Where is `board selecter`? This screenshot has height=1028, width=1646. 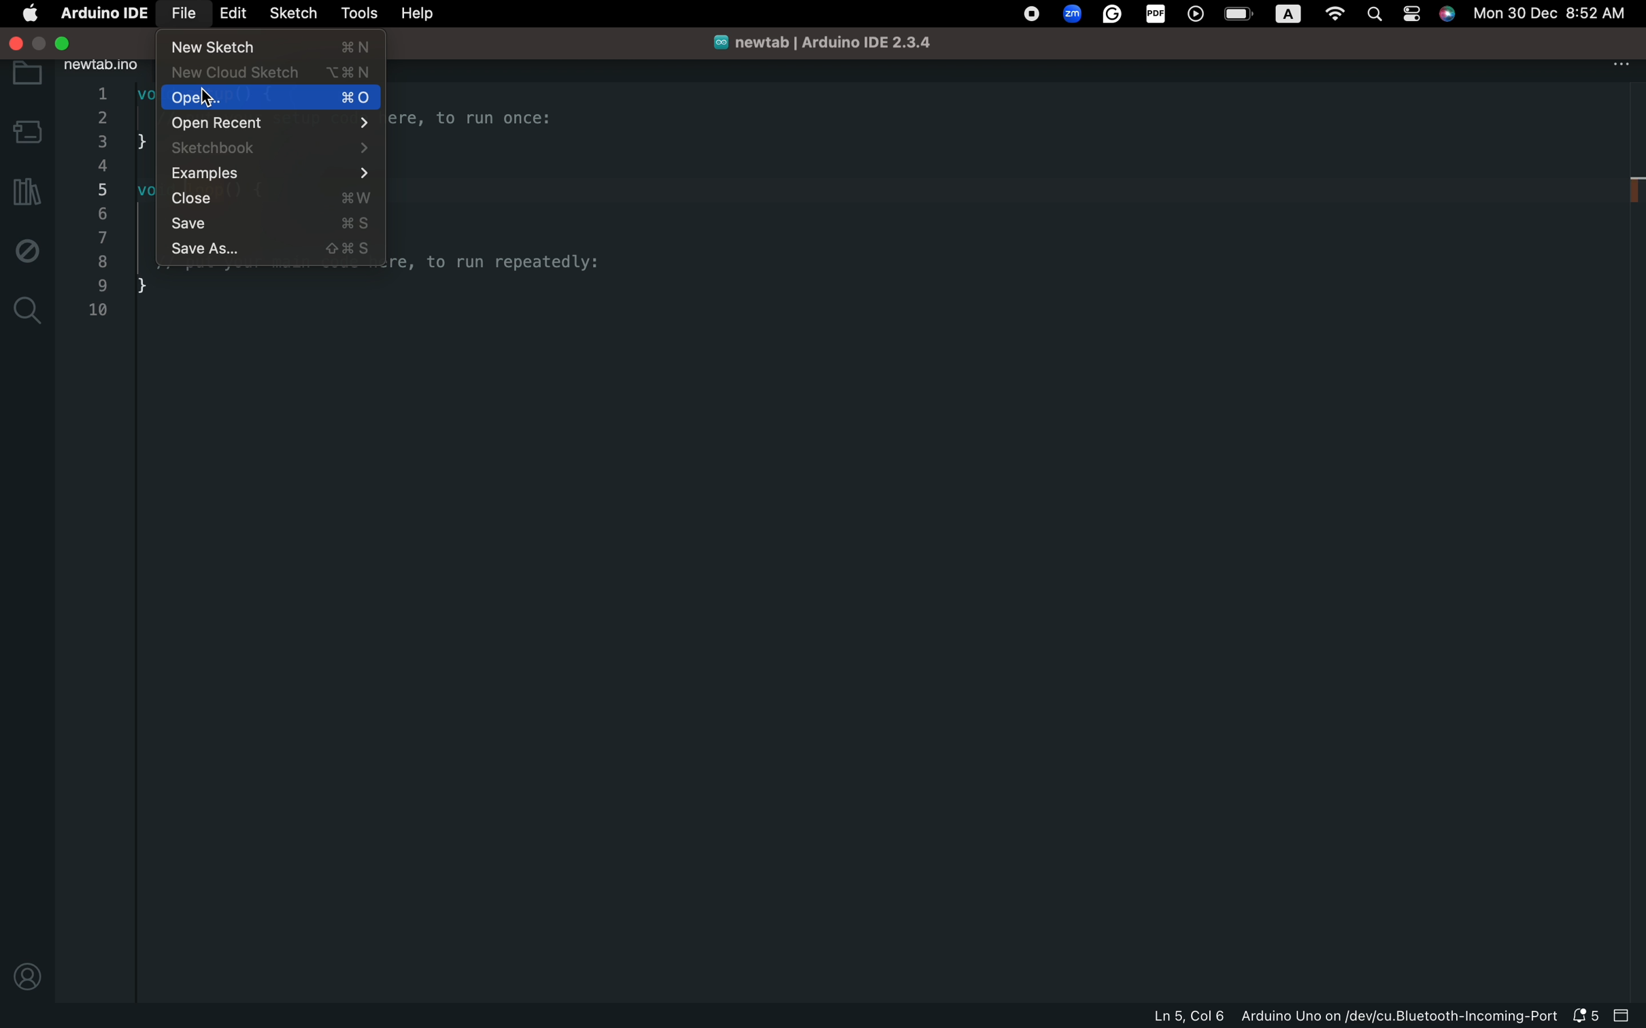 board selecter is located at coordinates (28, 134).